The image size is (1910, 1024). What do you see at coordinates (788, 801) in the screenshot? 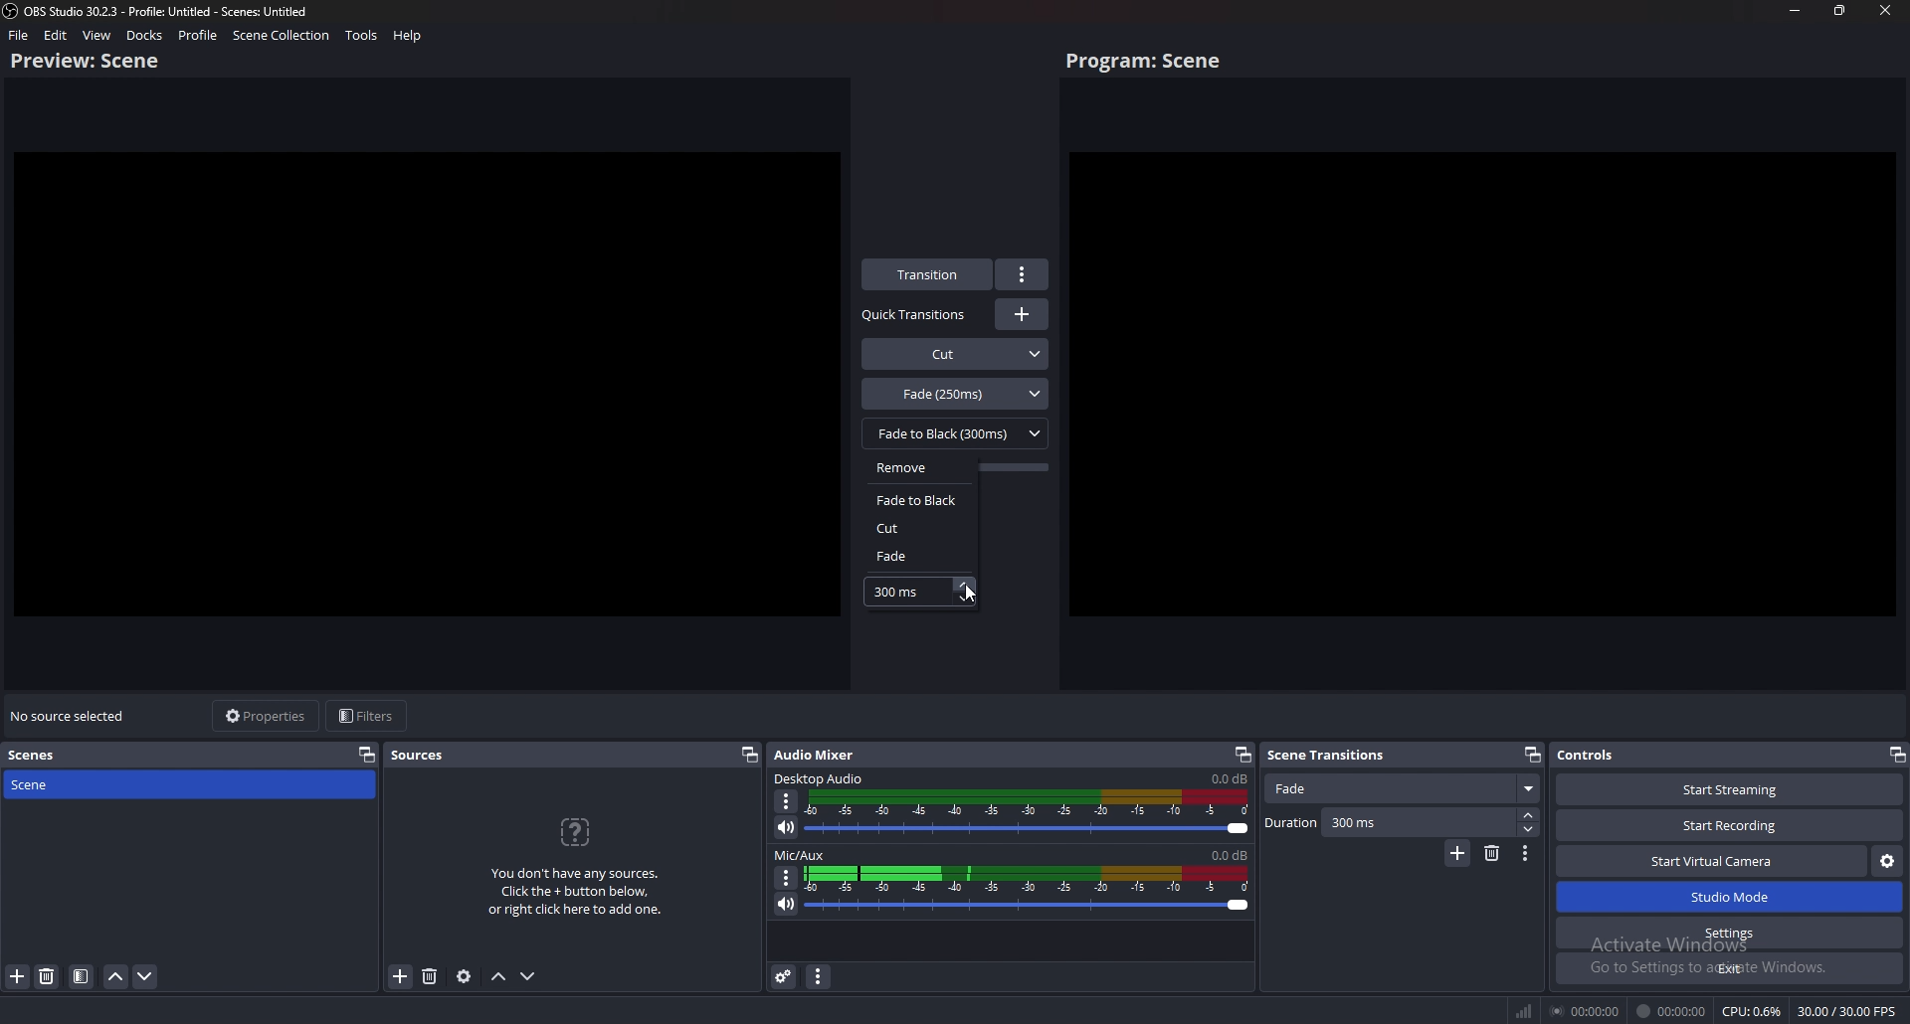
I see `Options` at bounding box center [788, 801].